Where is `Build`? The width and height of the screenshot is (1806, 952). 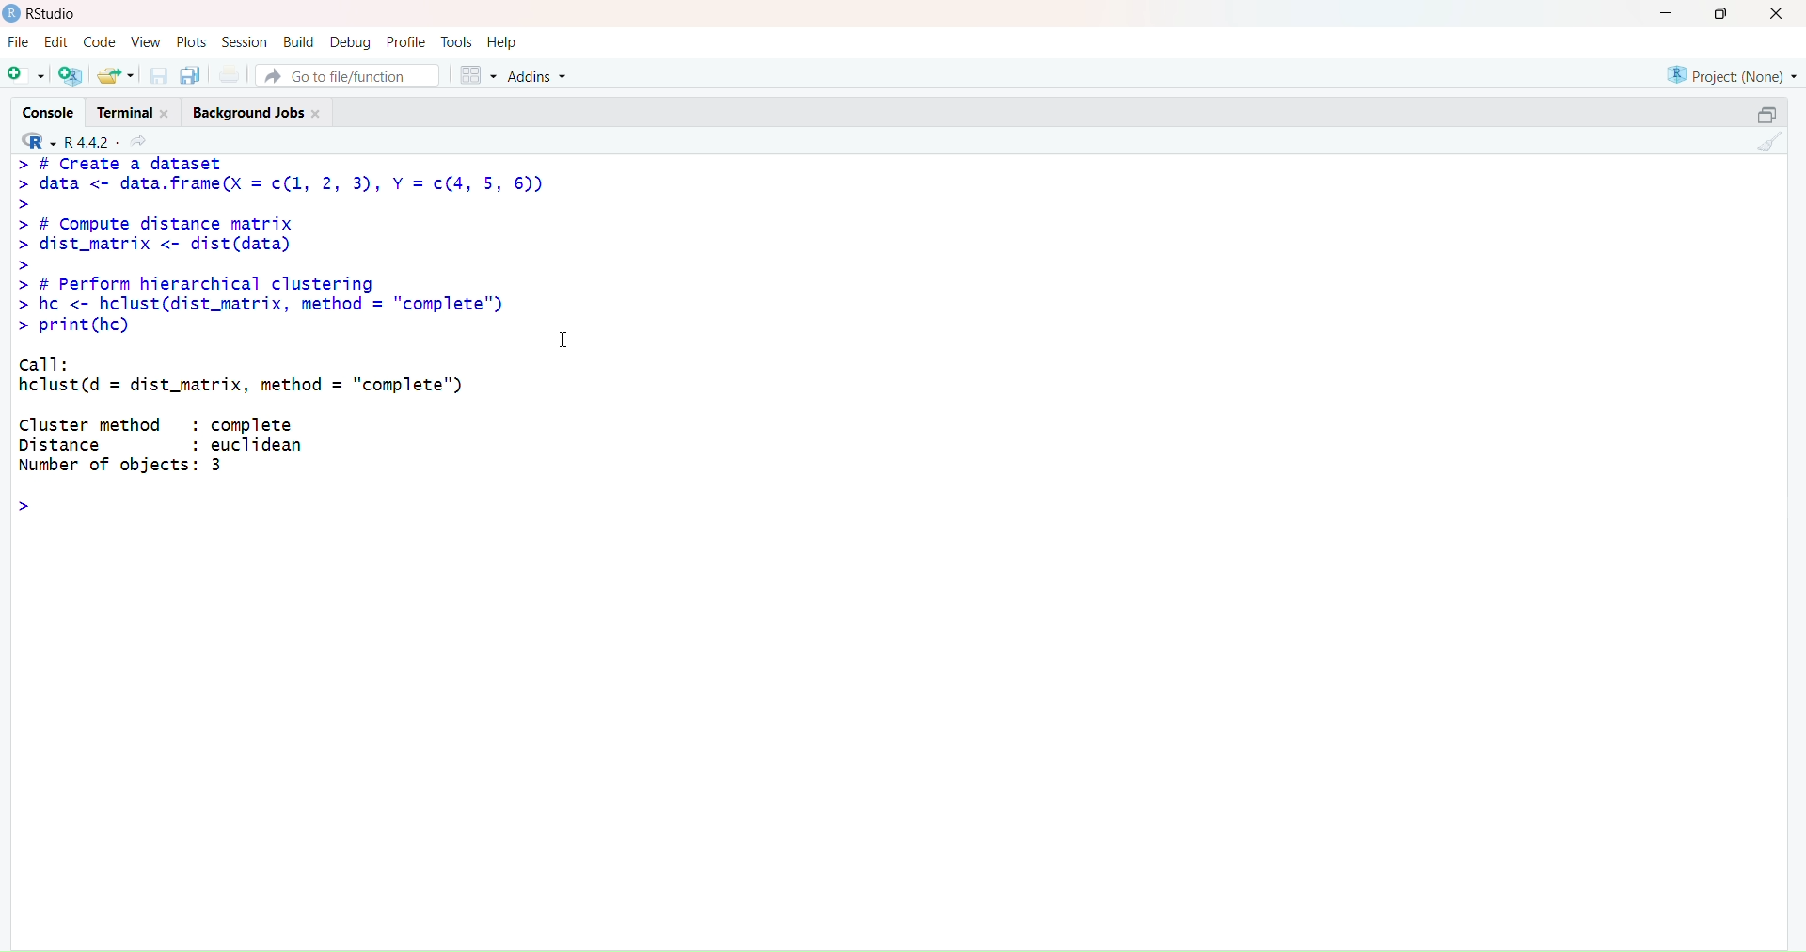 Build is located at coordinates (298, 43).